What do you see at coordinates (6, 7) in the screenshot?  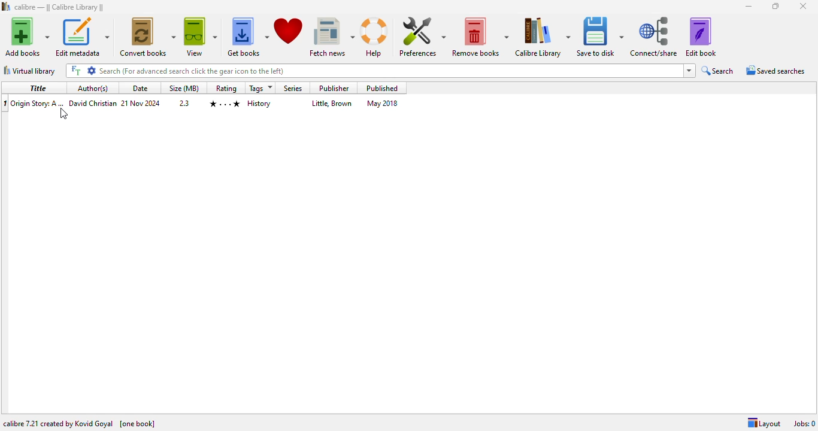 I see `logo` at bounding box center [6, 7].